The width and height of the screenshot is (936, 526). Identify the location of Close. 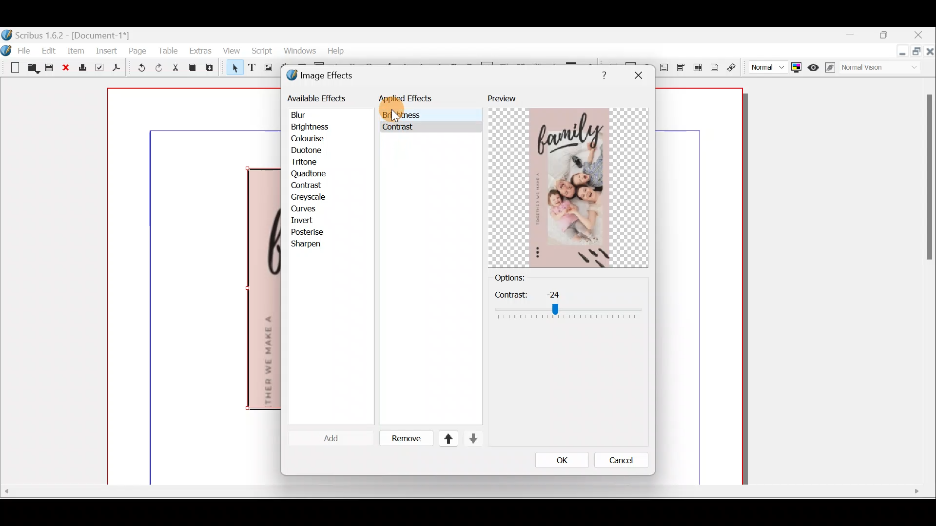
(930, 53).